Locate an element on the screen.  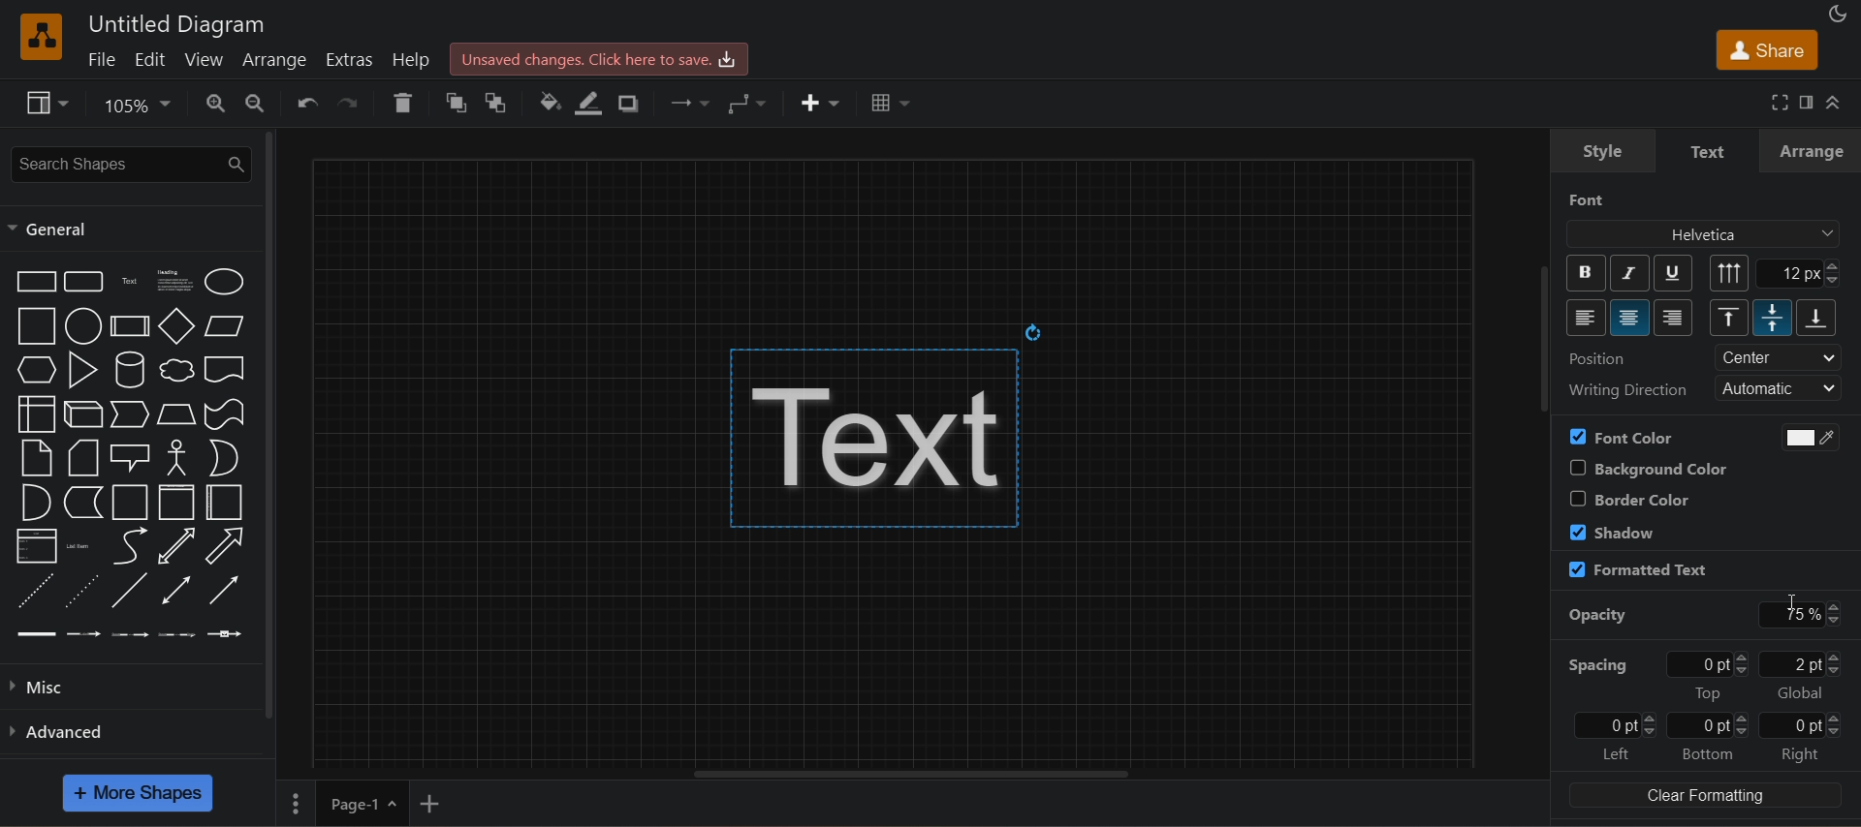
appearance is located at coordinates (1836, 12).